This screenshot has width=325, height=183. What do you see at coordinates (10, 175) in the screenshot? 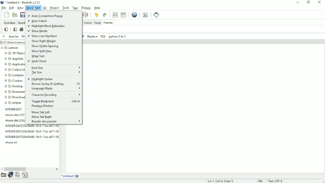
I see `Bookmark` at bounding box center [10, 175].